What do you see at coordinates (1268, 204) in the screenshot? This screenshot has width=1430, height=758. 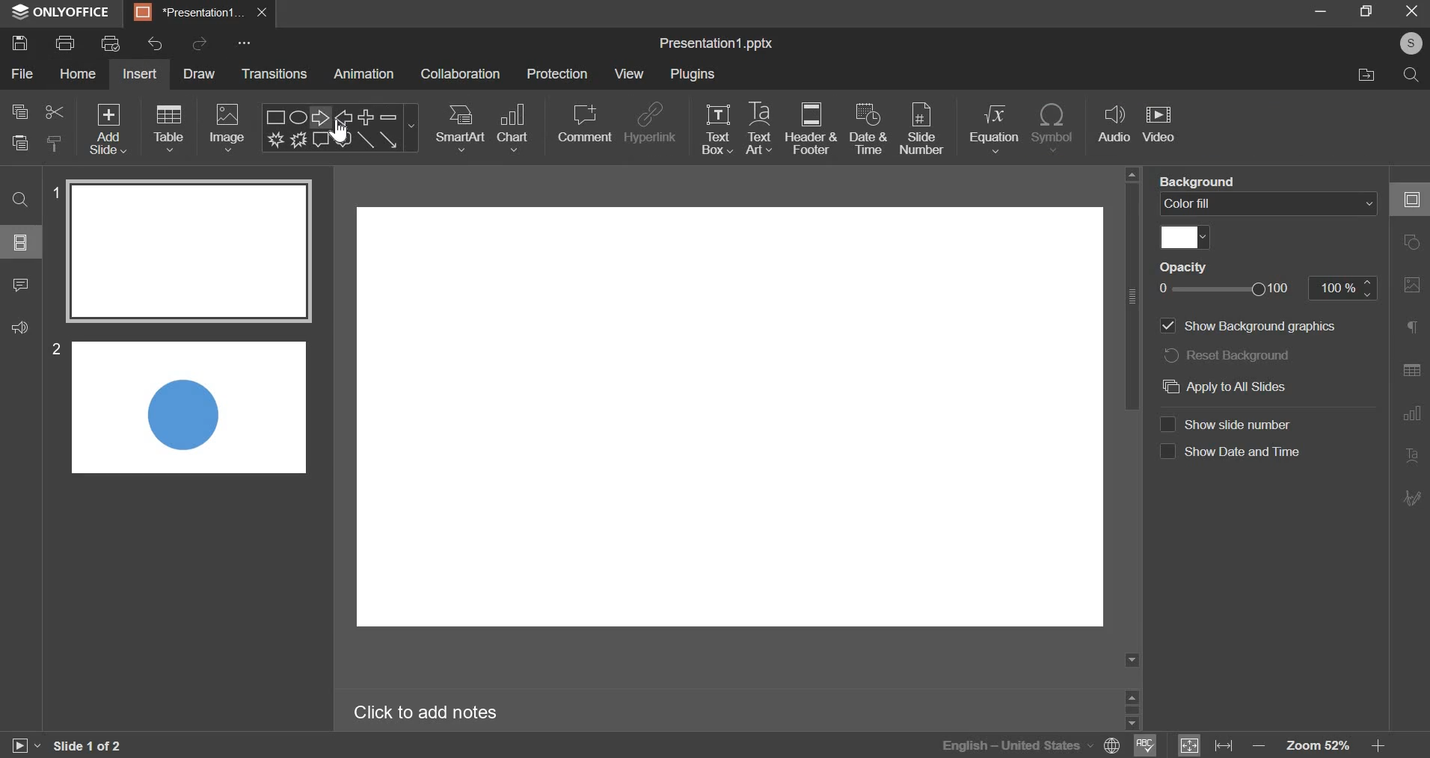 I see `color fill` at bounding box center [1268, 204].